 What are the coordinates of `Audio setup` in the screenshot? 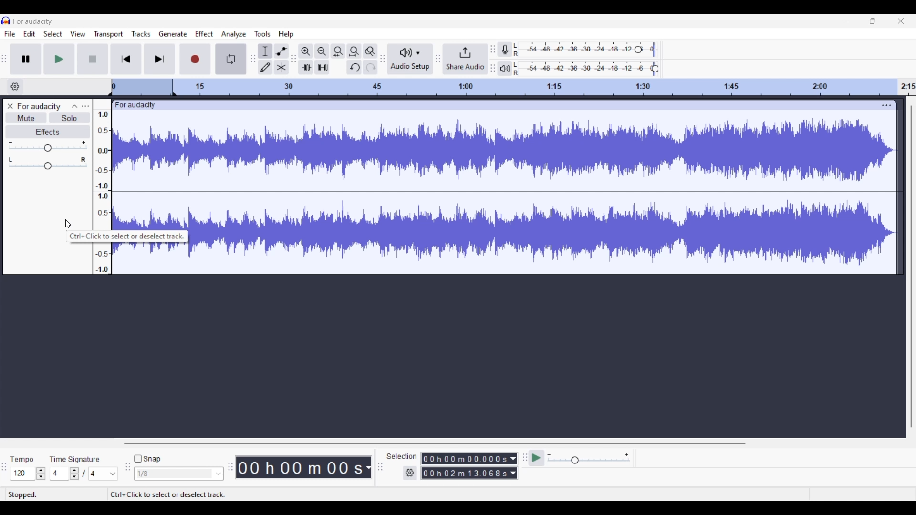 It's located at (410, 59).